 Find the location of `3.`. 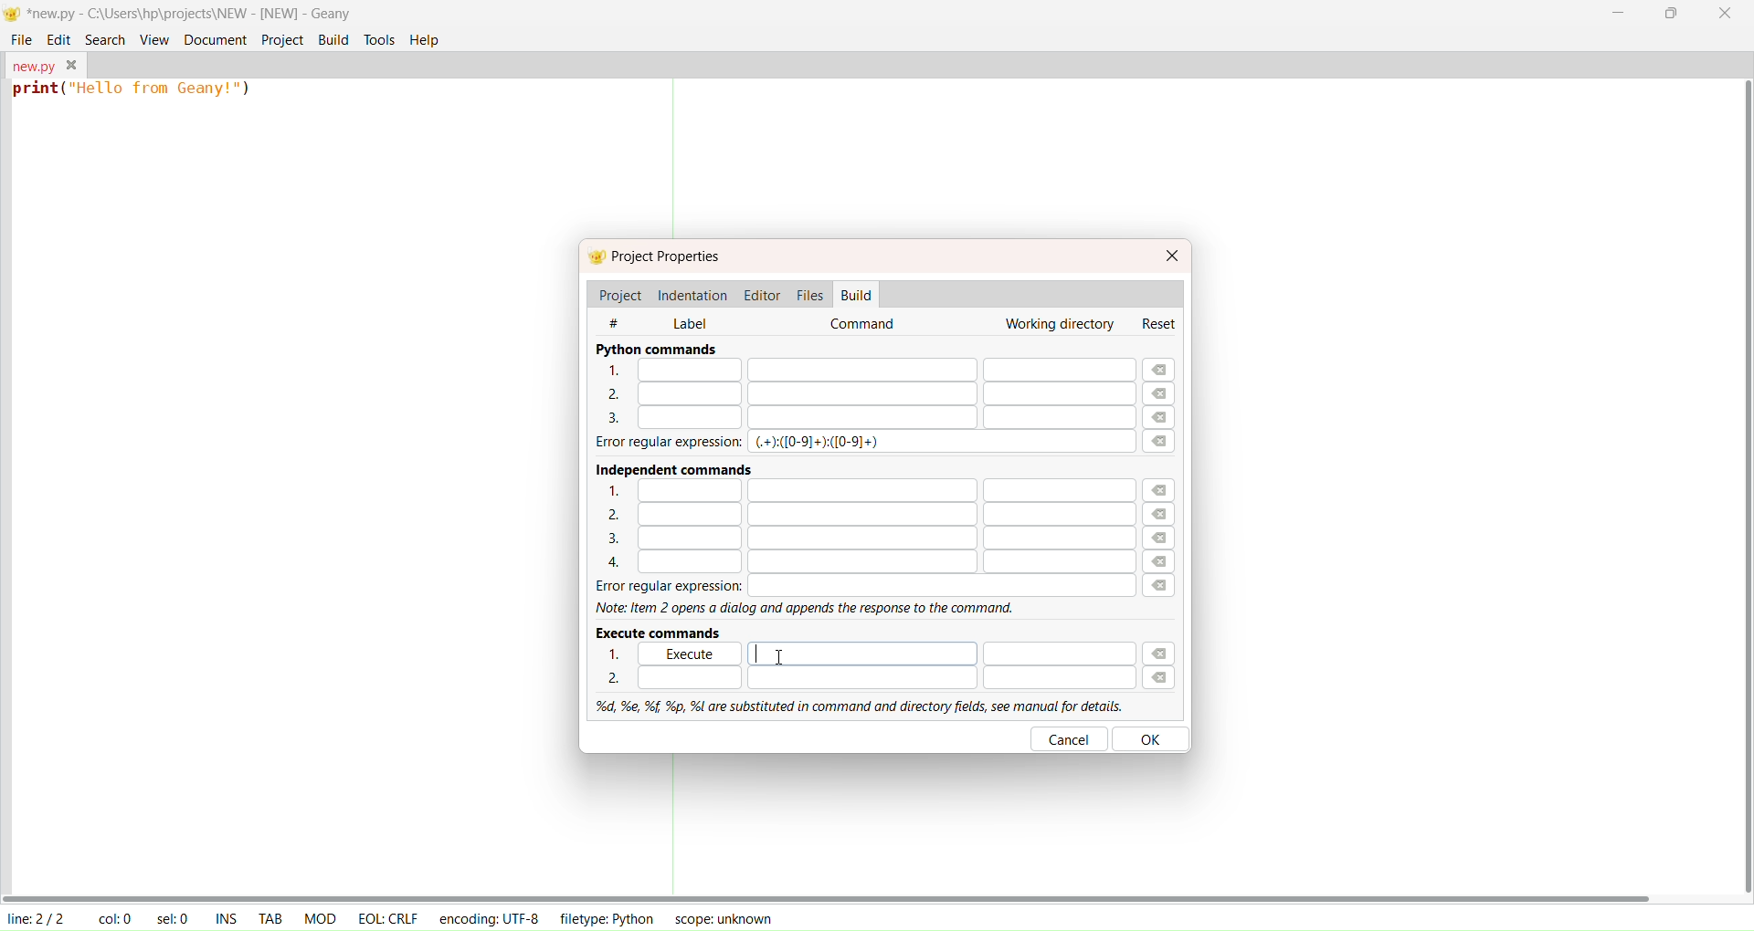

3. is located at coordinates (862, 418).